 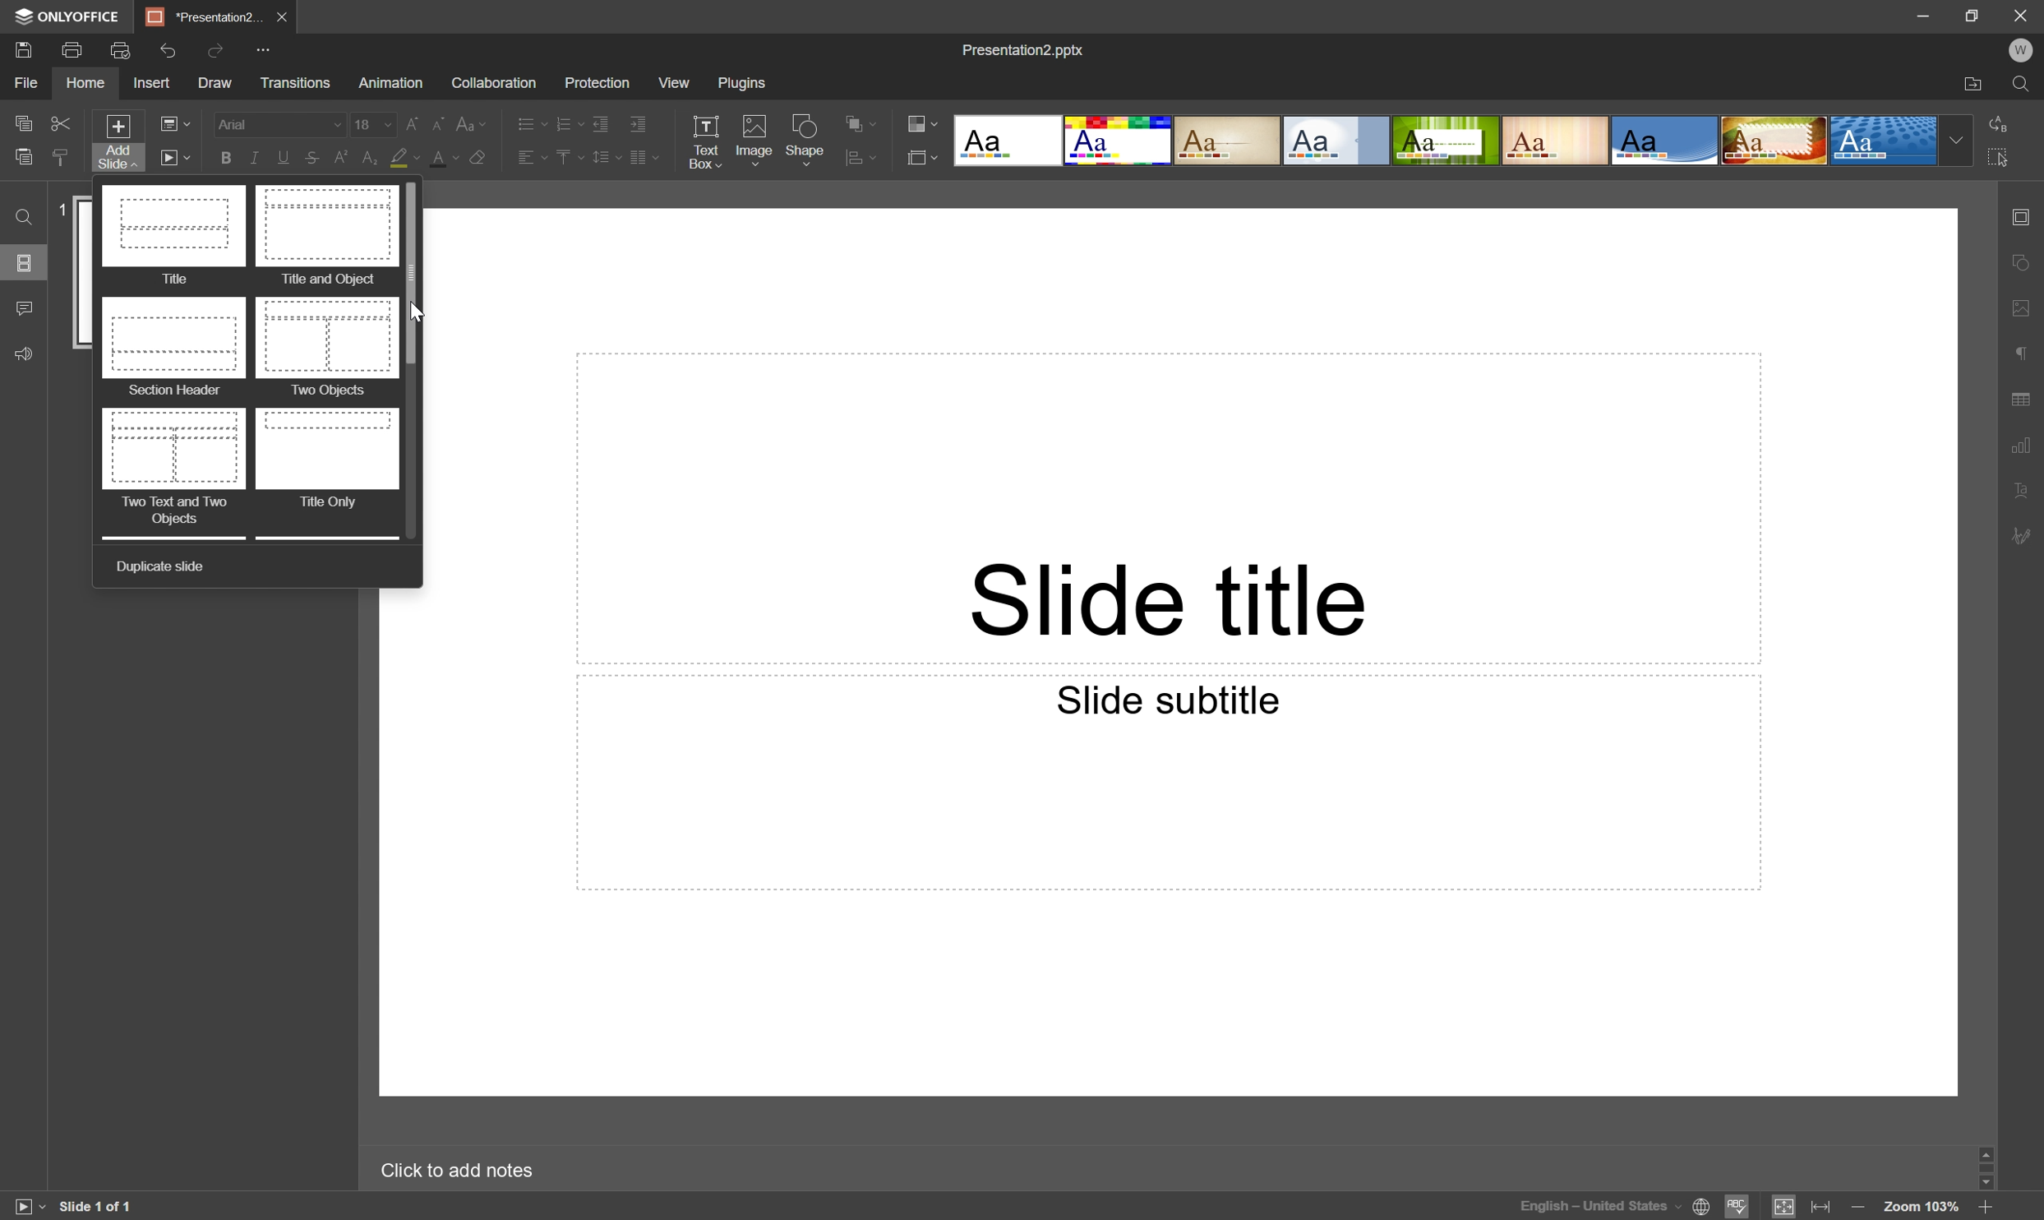 I want to click on Font color, so click(x=440, y=155).